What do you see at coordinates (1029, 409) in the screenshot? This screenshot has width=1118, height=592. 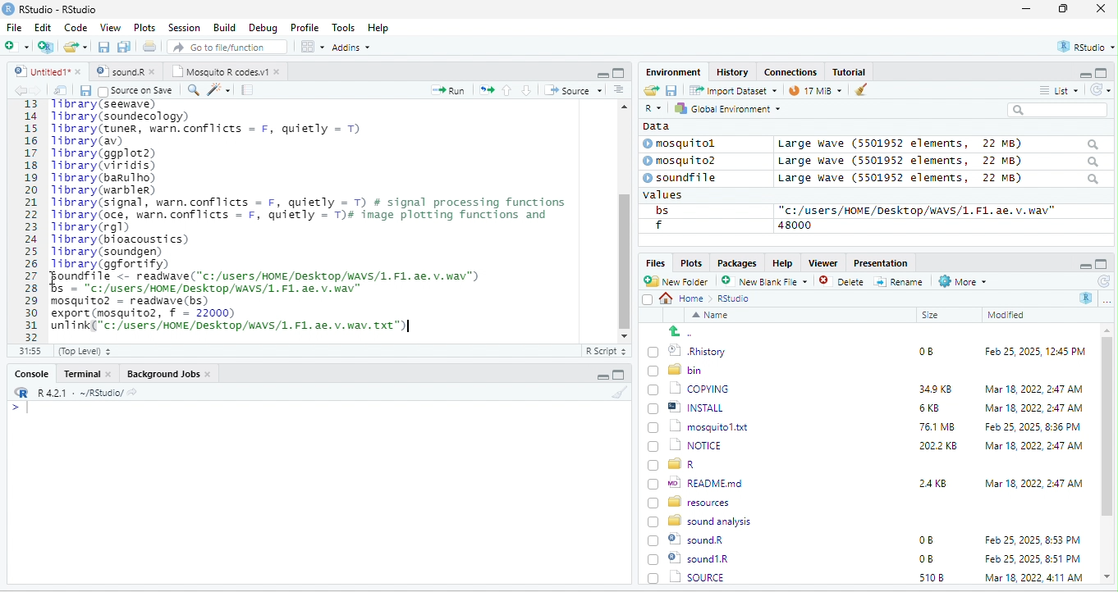 I see `Mar 18, 2022, 2:47 AM` at bounding box center [1029, 409].